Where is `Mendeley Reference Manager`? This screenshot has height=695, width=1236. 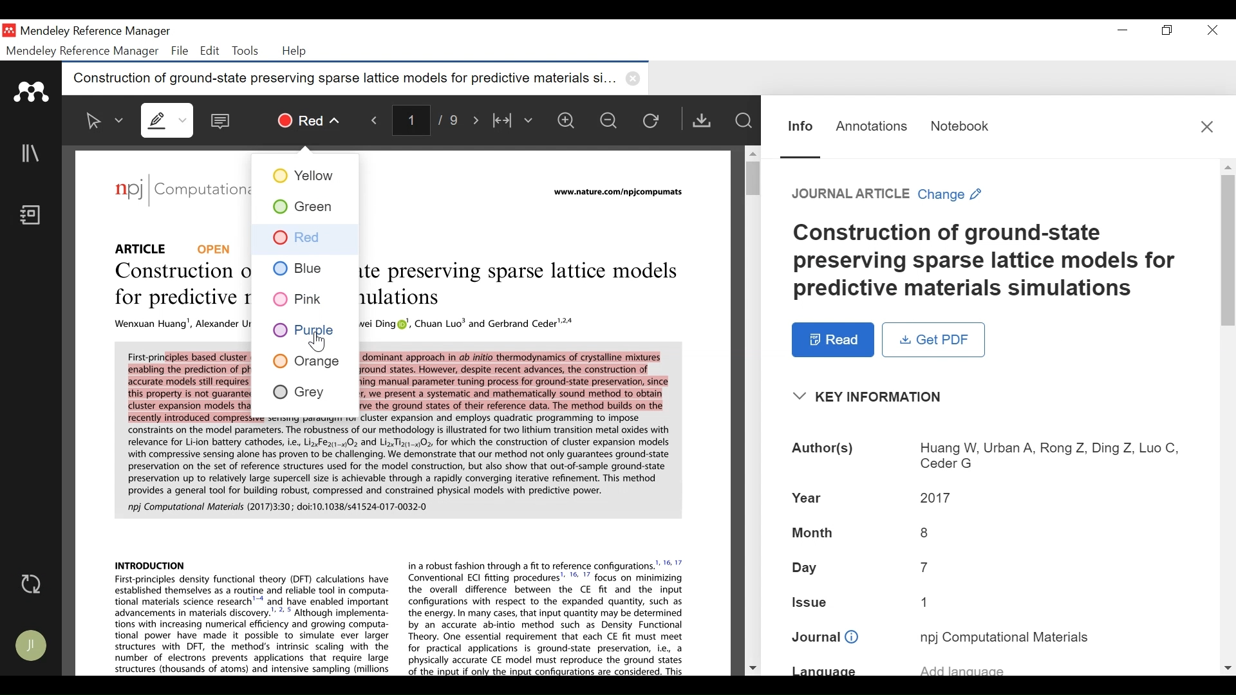
Mendeley Reference Manager is located at coordinates (98, 32).